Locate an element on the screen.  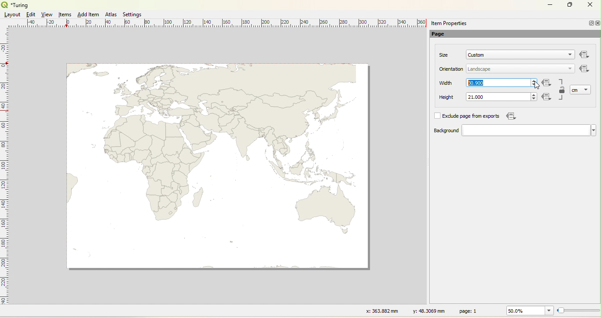
dropdown is located at coordinates (587, 89).